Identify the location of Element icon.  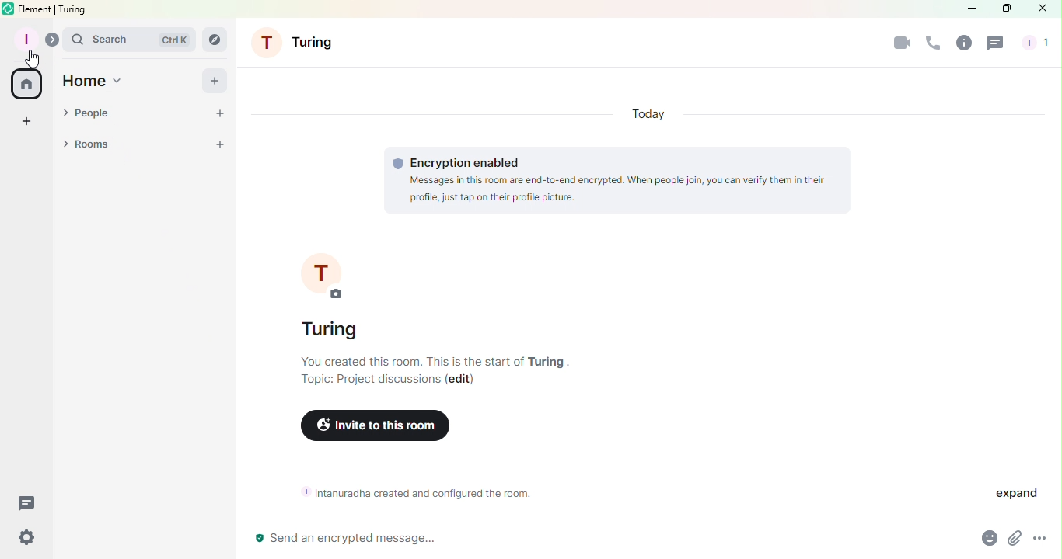
(9, 9).